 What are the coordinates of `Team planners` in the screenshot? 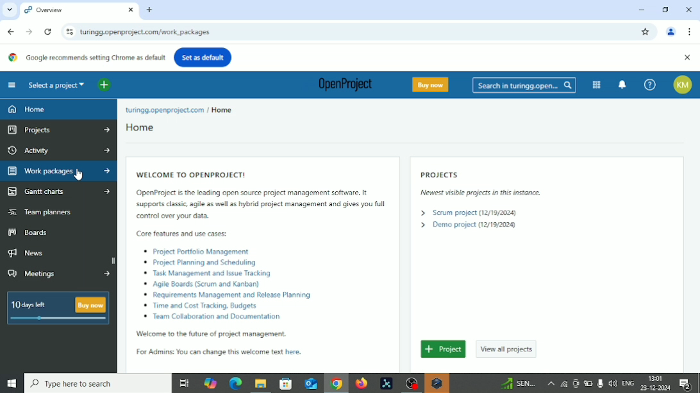 It's located at (40, 211).